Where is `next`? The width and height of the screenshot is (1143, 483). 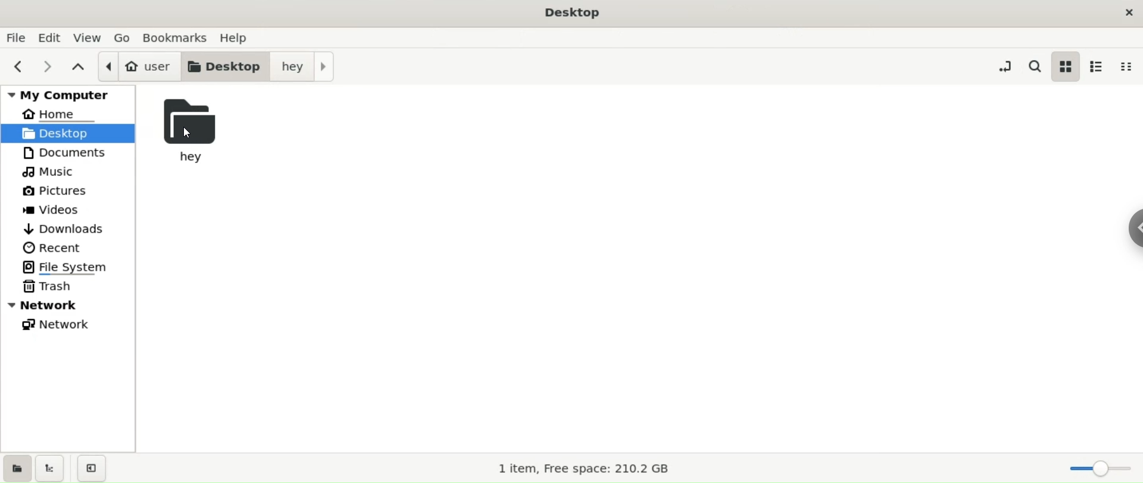 next is located at coordinates (51, 68).